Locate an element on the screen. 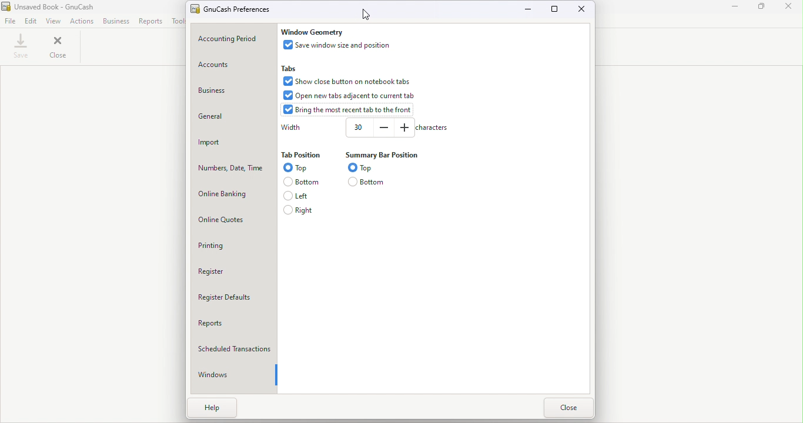  Save is located at coordinates (22, 46).